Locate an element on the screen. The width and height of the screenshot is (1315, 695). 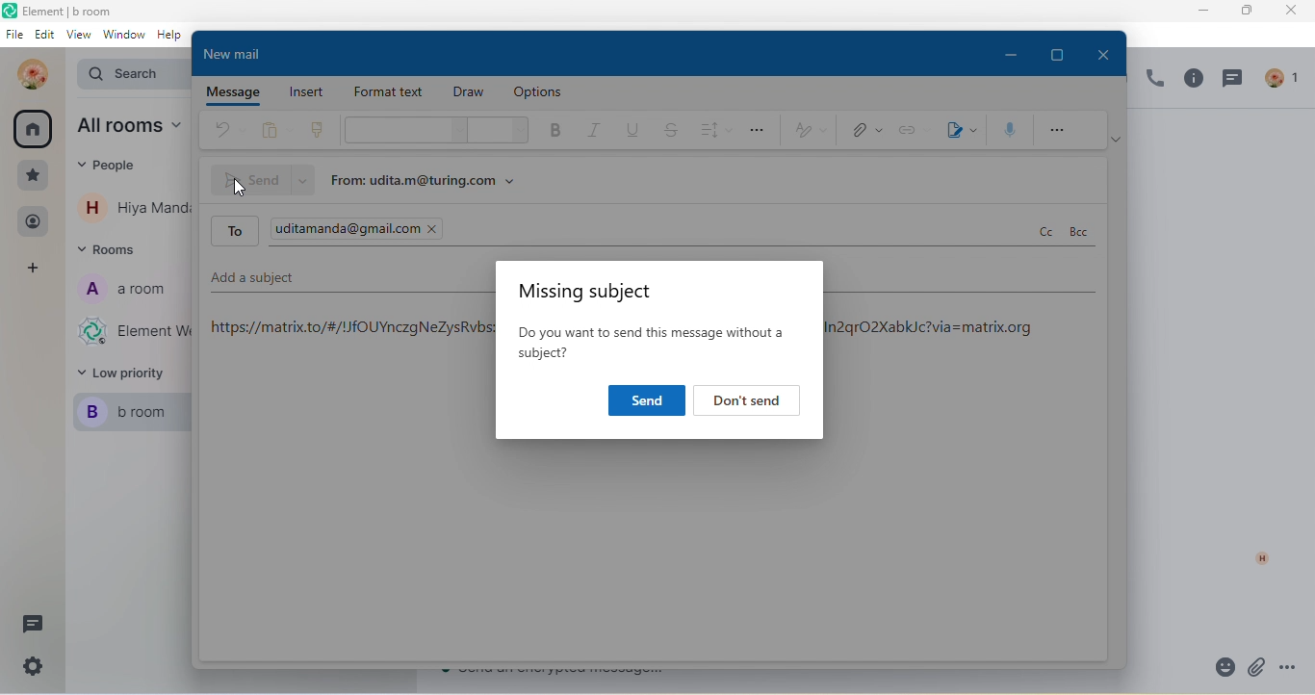
link is located at coordinates (911, 132).